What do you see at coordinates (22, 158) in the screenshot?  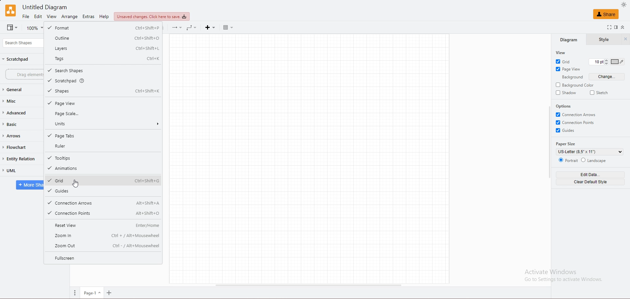 I see `entity relation` at bounding box center [22, 158].